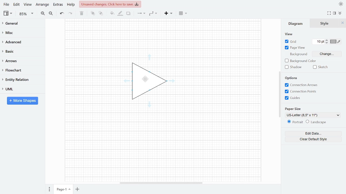 The image size is (346, 194). Describe the element at coordinates (329, 13) in the screenshot. I see `Fullscreen` at that location.